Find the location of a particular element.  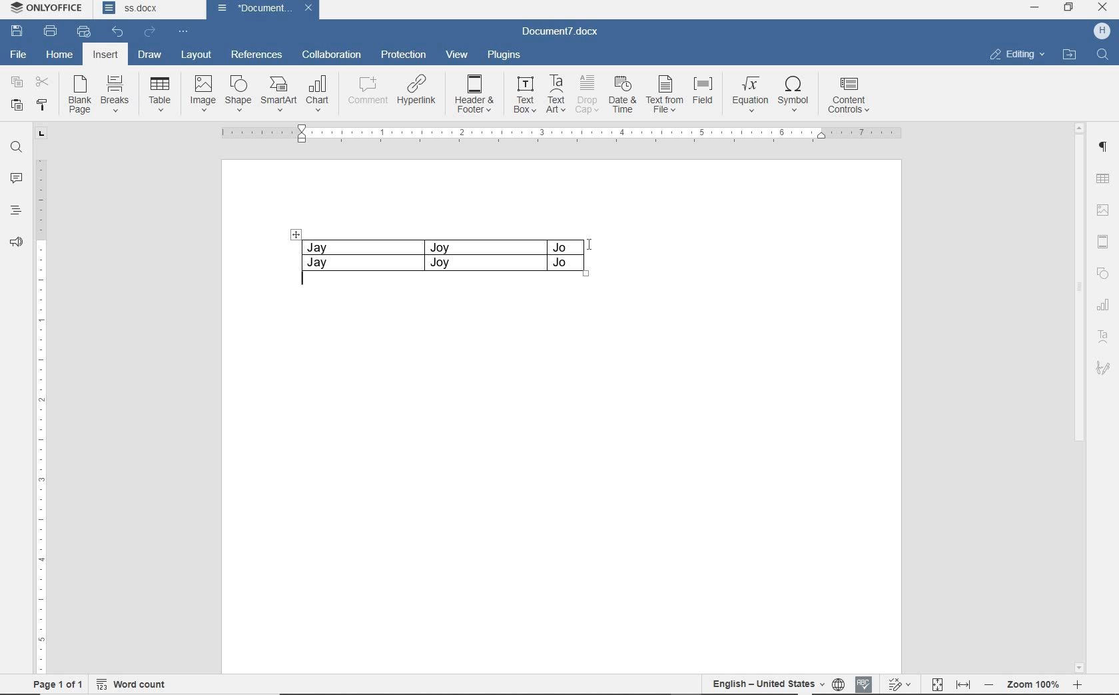

DRAW is located at coordinates (149, 54).